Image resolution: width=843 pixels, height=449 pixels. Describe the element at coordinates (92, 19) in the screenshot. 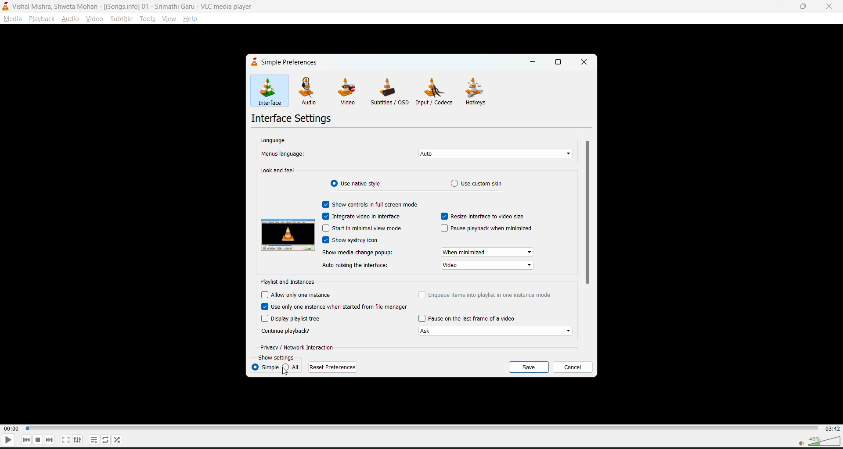

I see `video` at that location.